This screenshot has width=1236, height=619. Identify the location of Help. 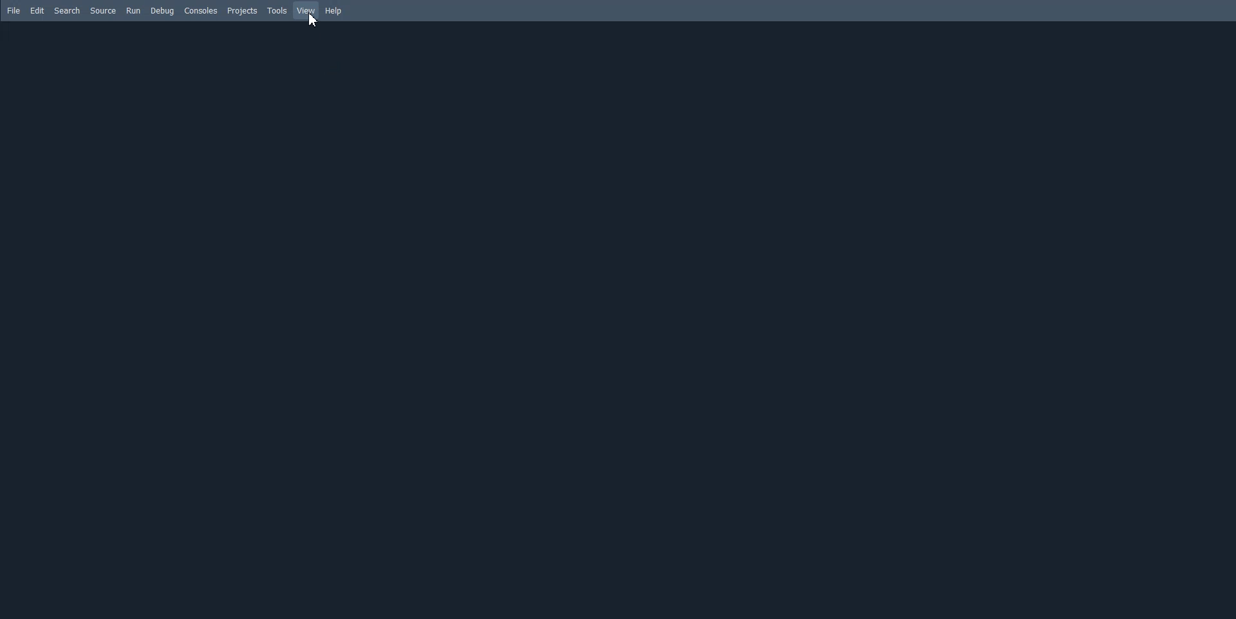
(335, 12).